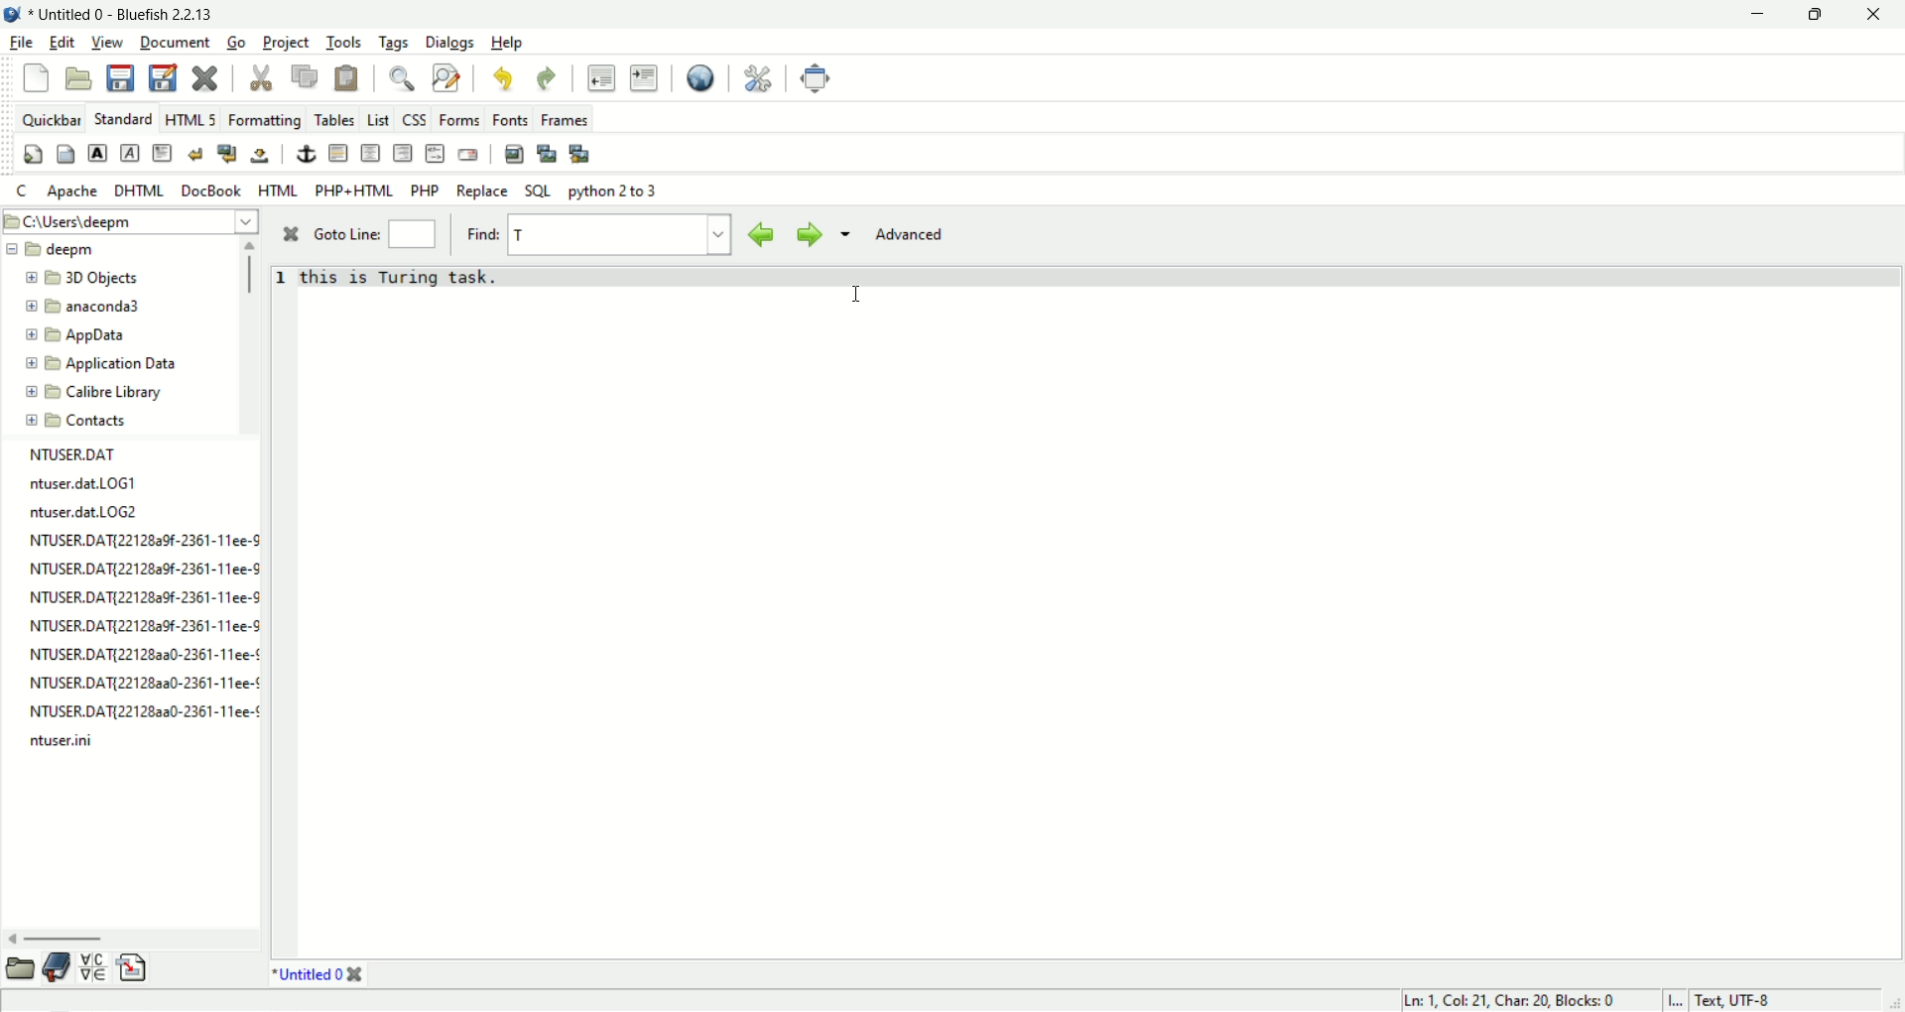  Describe the element at coordinates (515, 155) in the screenshot. I see `insert image` at that location.